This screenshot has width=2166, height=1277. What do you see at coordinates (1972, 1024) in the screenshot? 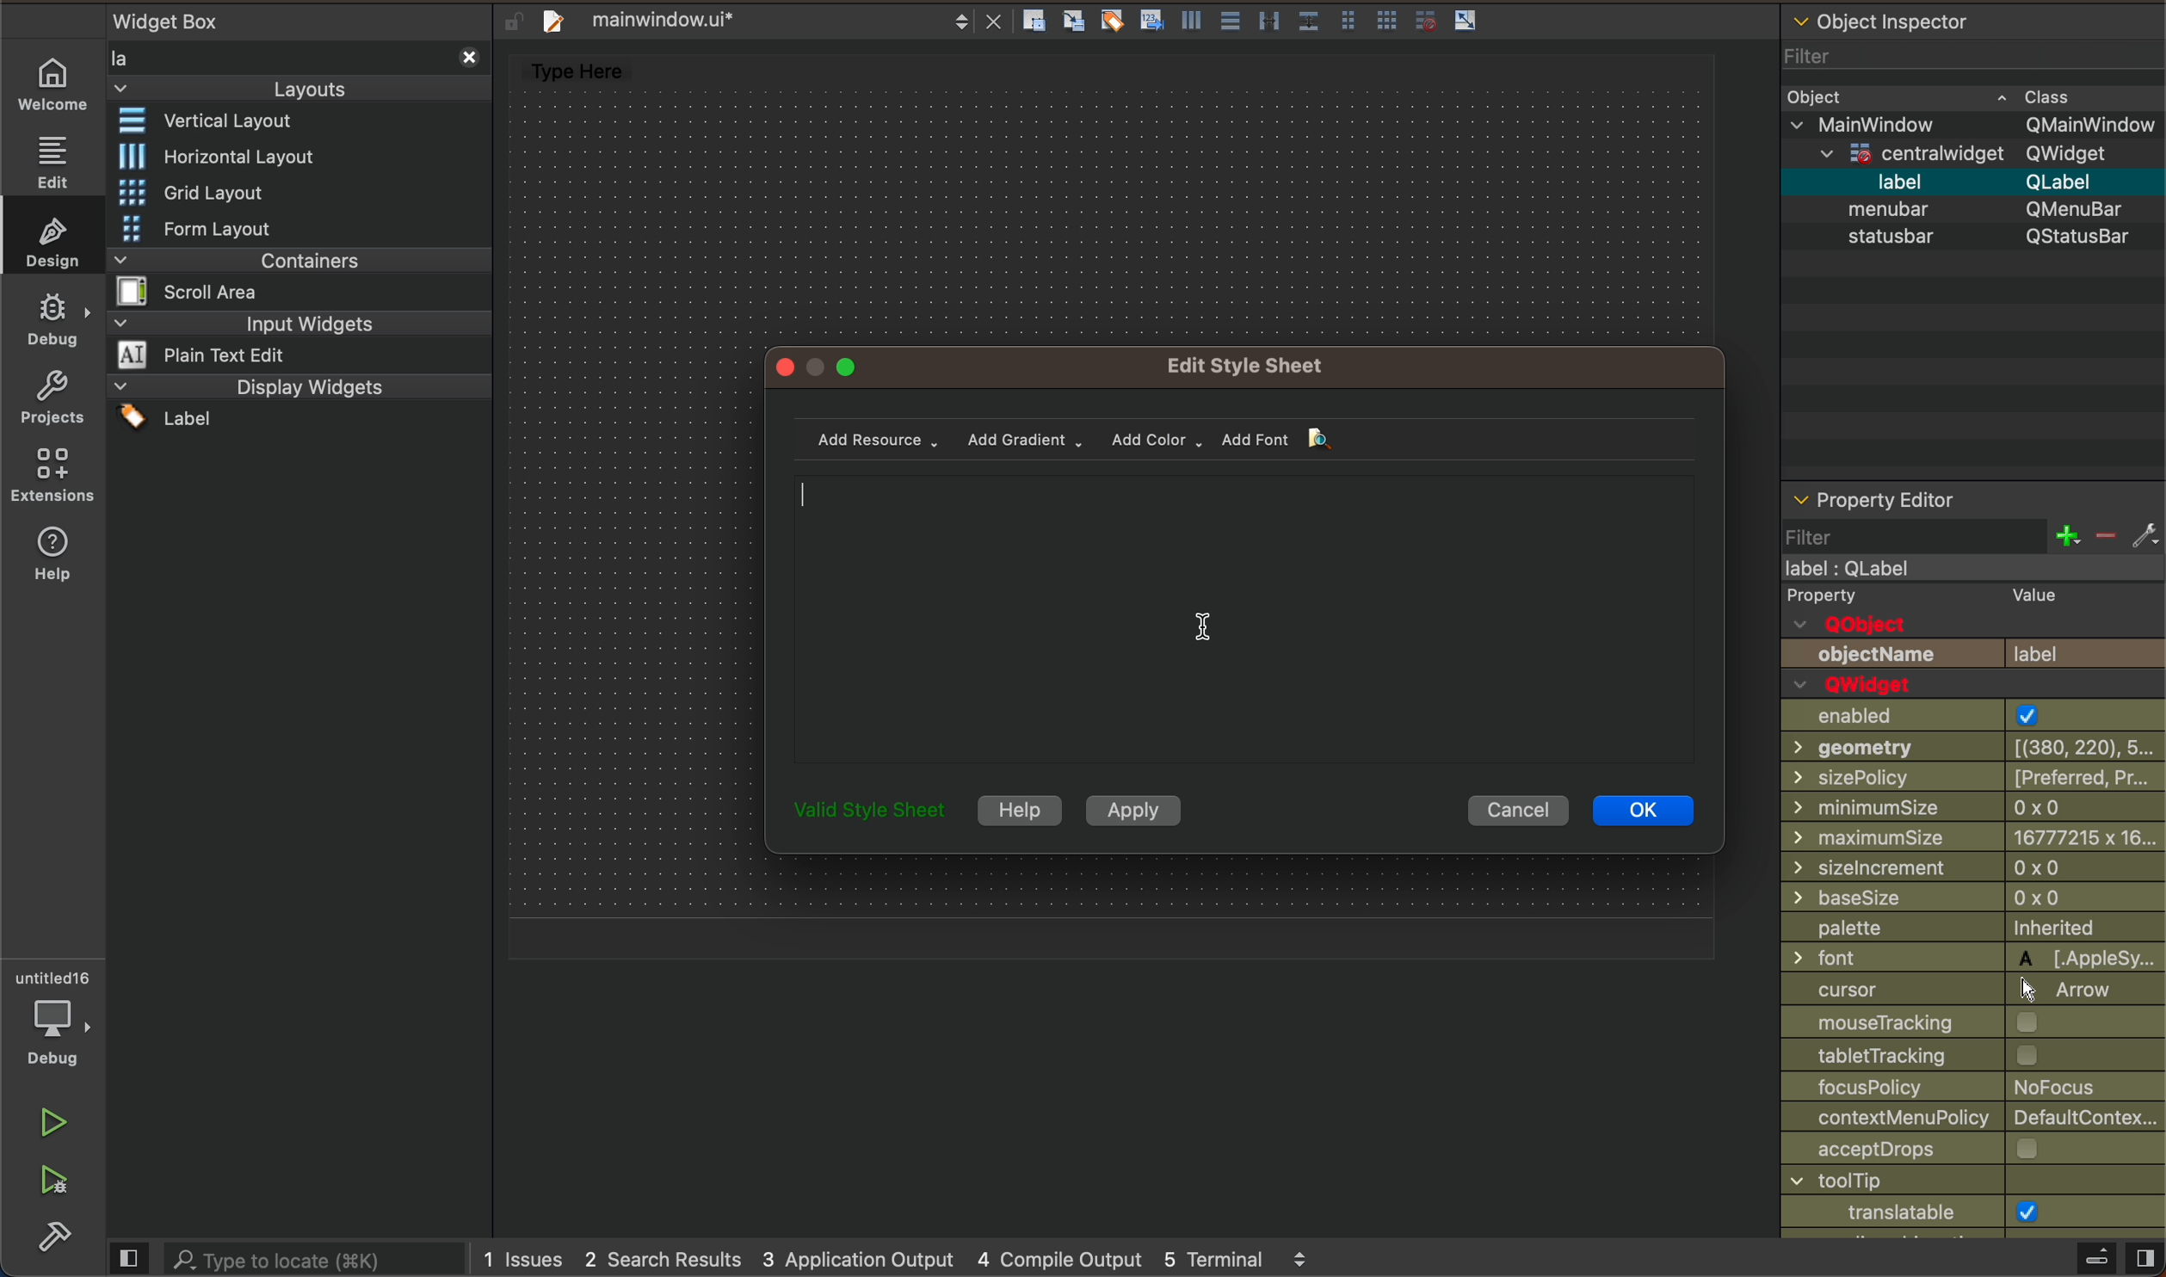
I see `` at bounding box center [1972, 1024].